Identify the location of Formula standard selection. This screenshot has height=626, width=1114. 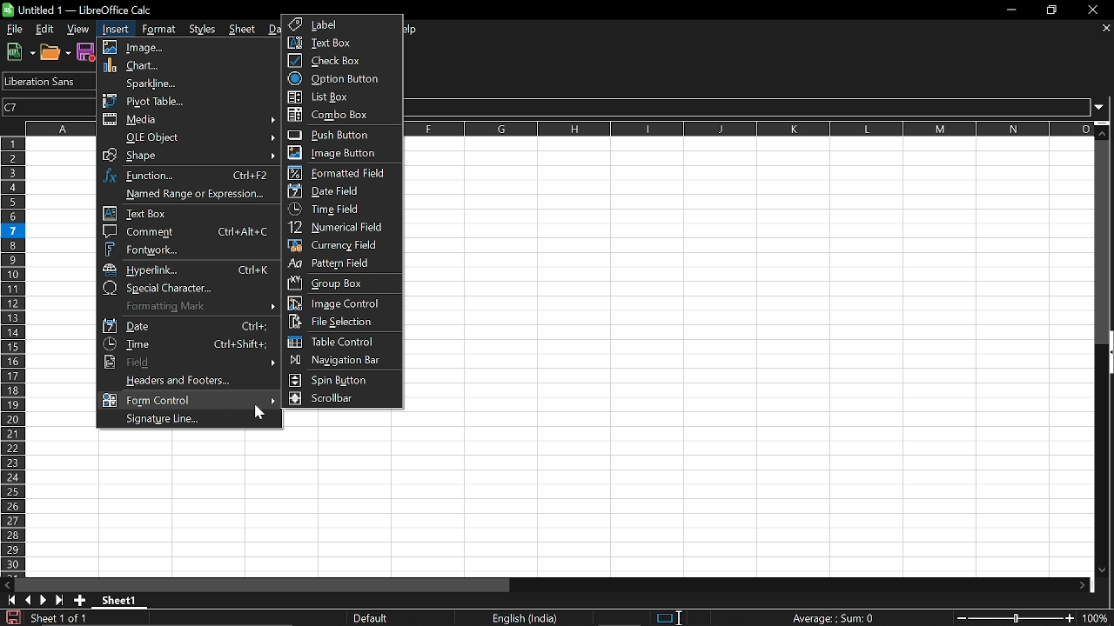
(835, 617).